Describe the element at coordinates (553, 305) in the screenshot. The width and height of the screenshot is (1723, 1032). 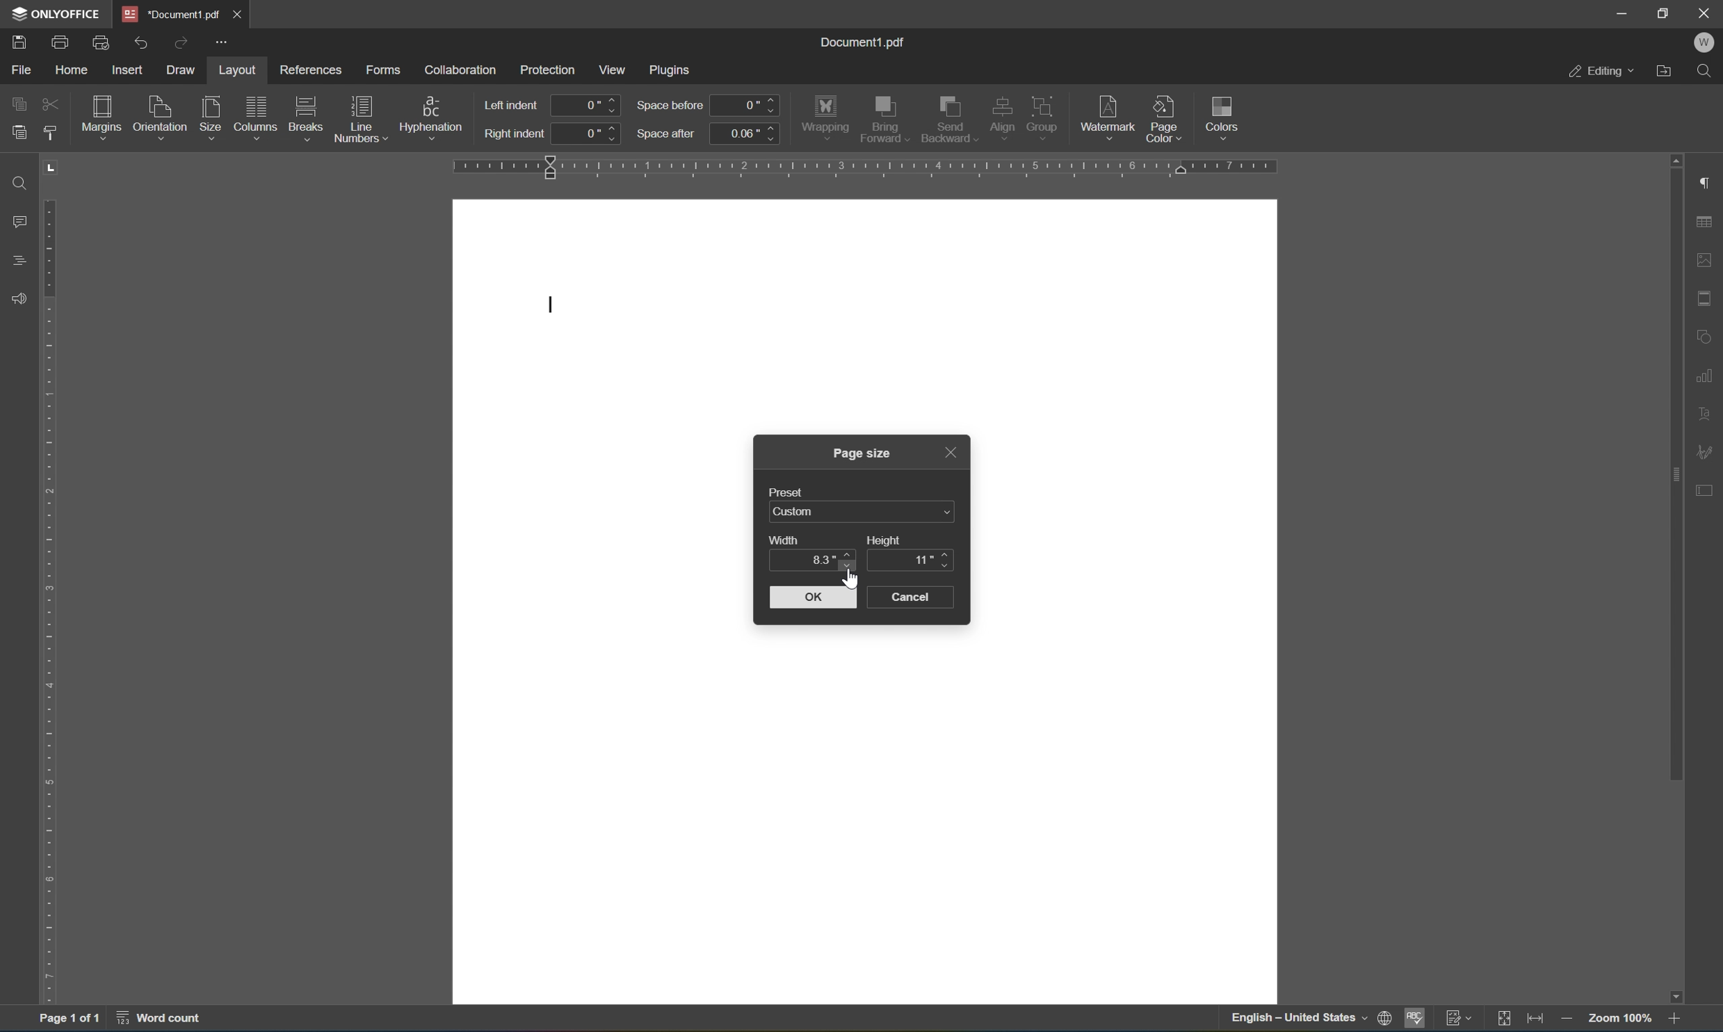
I see `typing cursor` at that location.